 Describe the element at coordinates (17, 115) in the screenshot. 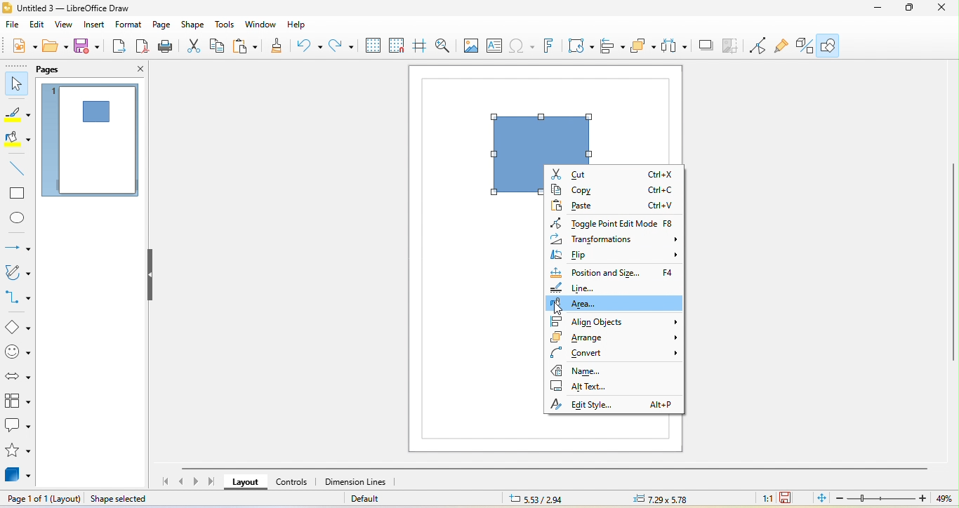

I see `line color` at that location.